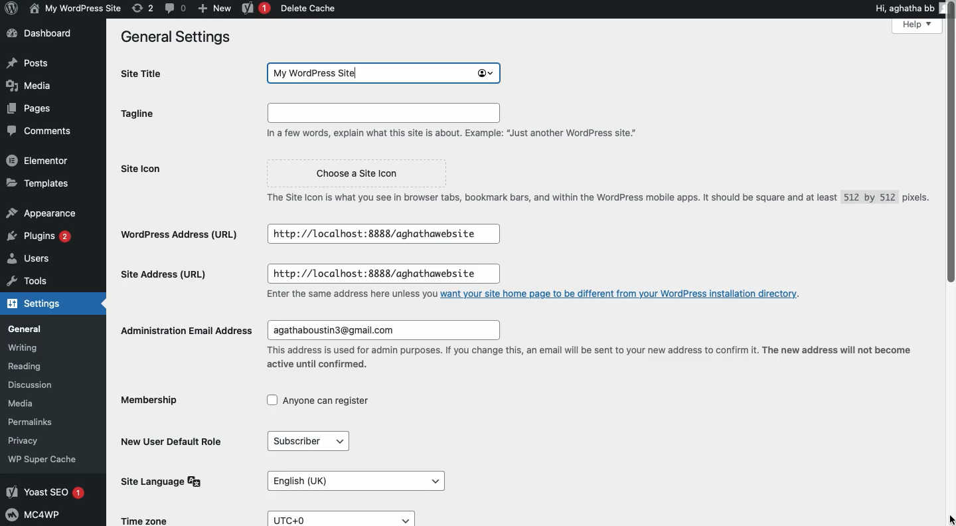 The height and width of the screenshot is (526, 956). I want to click on In a few words, explain what this site is about. Example: “Just another WordPress site.", so click(447, 137).